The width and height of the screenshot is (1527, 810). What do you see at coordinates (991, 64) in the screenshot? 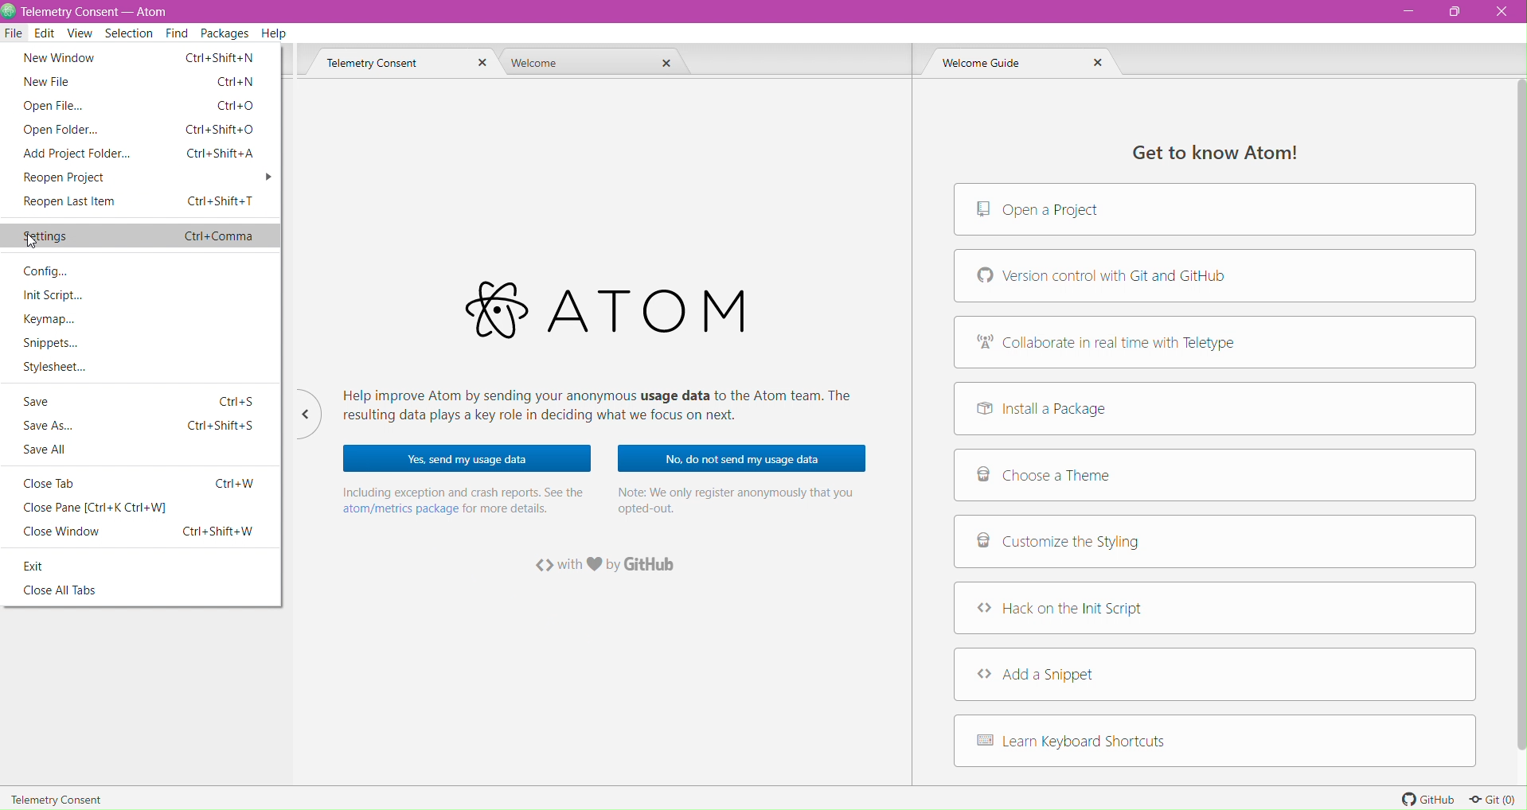
I see `Welcome Guide` at bounding box center [991, 64].